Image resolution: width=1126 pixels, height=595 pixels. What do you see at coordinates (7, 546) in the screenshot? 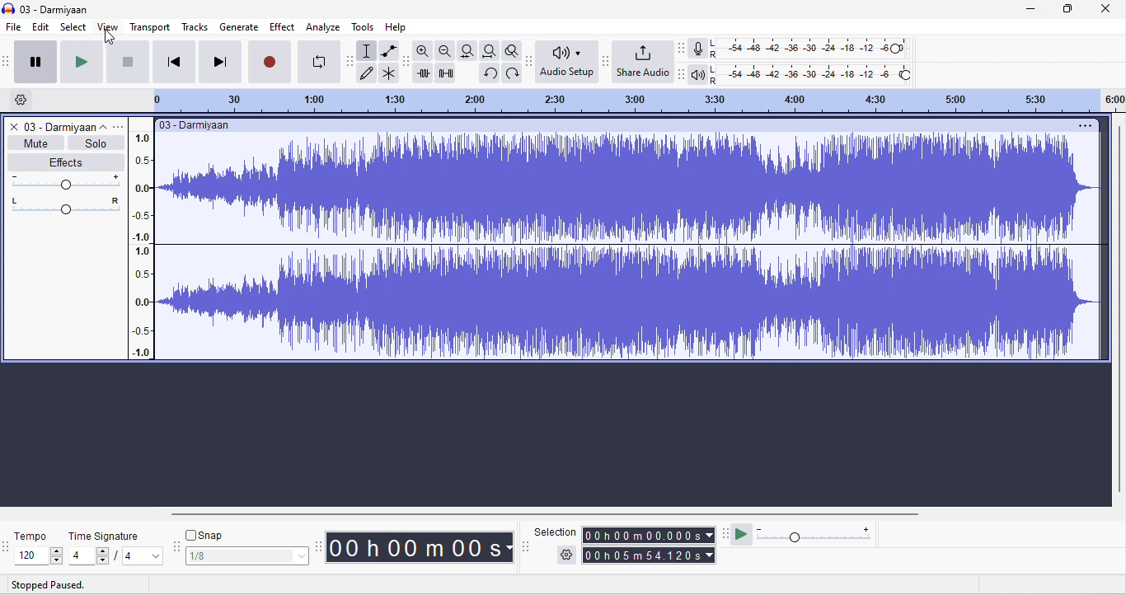
I see `tempo options` at bounding box center [7, 546].